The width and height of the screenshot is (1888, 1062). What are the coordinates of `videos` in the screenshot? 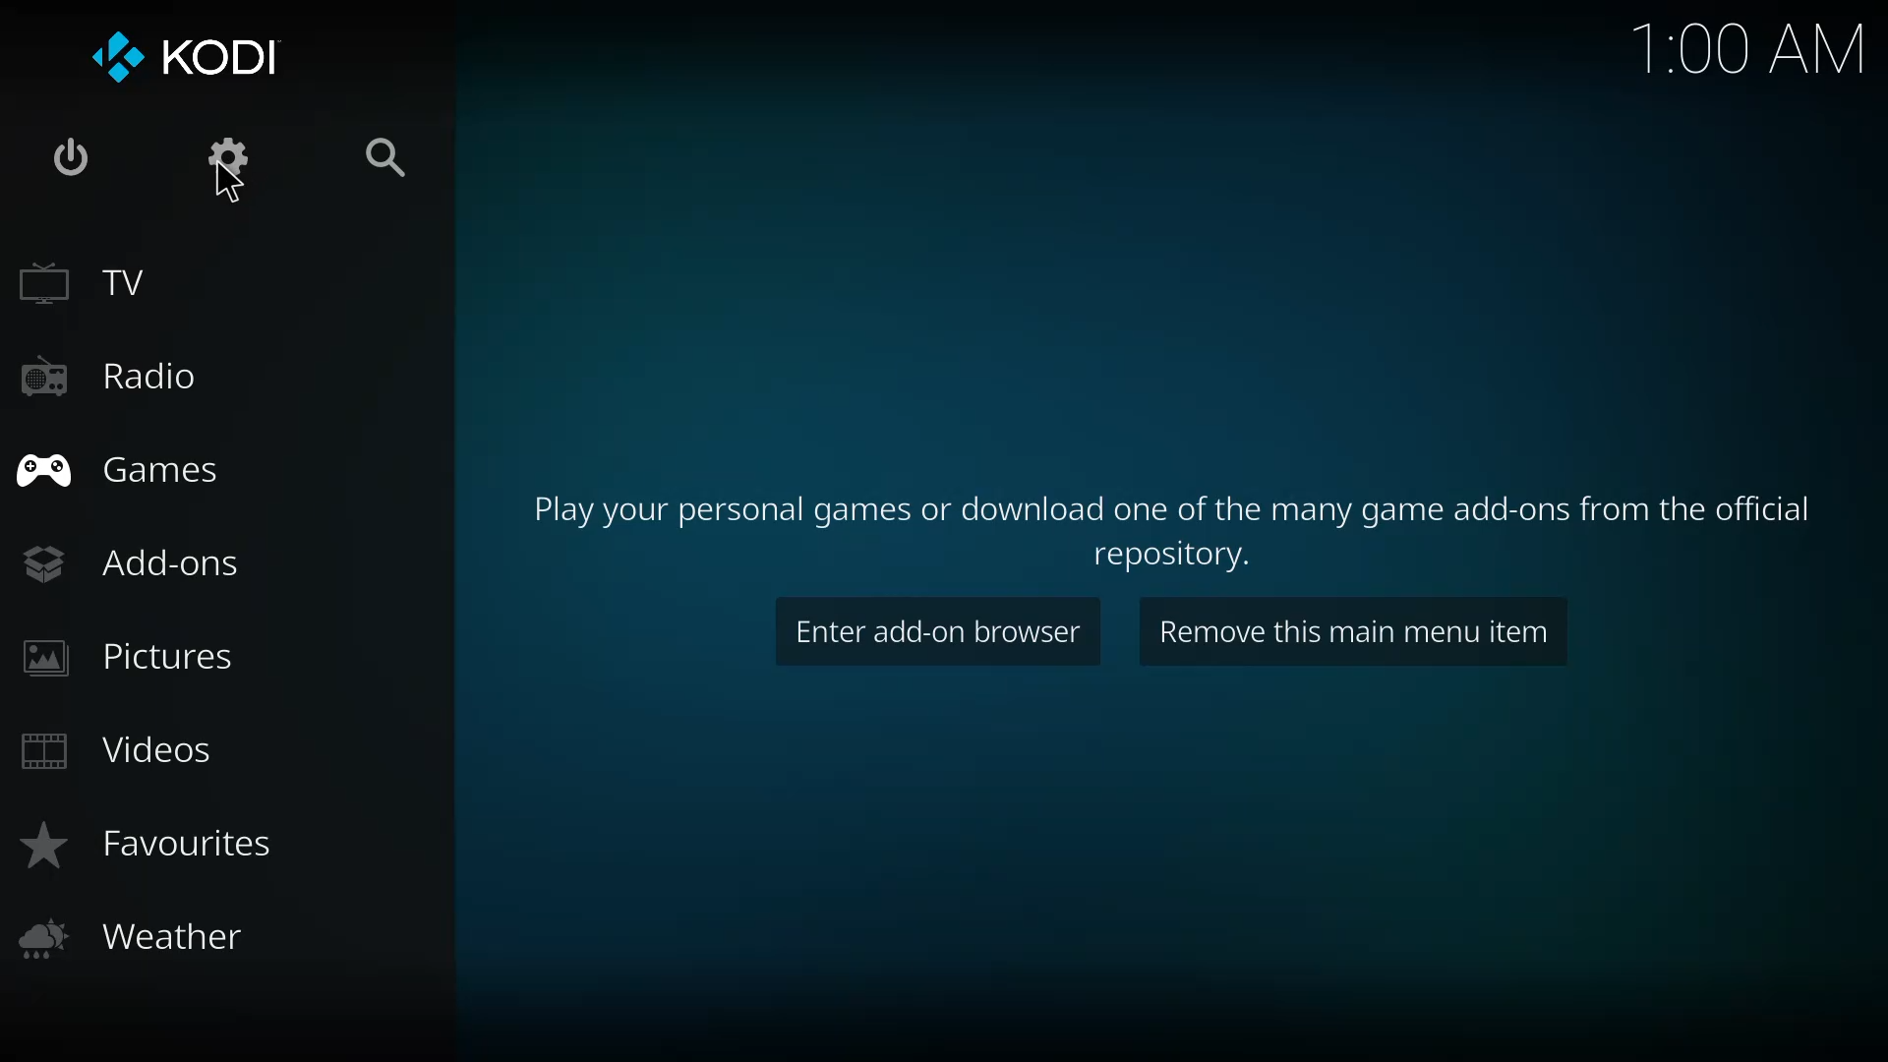 It's located at (120, 751).